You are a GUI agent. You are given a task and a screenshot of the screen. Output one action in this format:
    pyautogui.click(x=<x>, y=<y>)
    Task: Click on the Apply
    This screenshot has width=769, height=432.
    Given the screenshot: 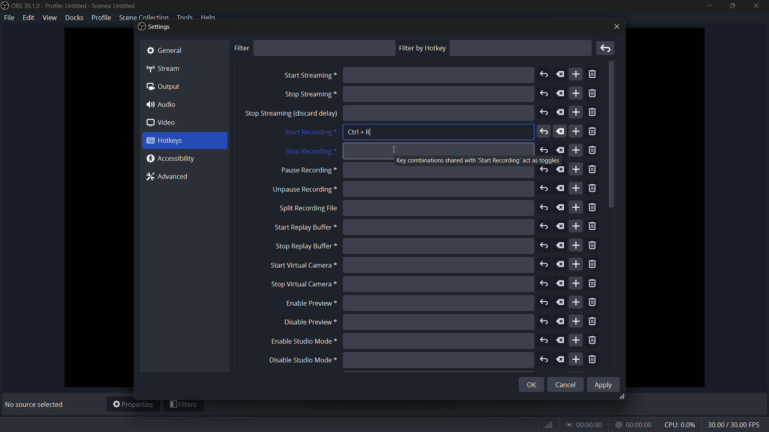 What is the action you would take?
    pyautogui.click(x=605, y=384)
    